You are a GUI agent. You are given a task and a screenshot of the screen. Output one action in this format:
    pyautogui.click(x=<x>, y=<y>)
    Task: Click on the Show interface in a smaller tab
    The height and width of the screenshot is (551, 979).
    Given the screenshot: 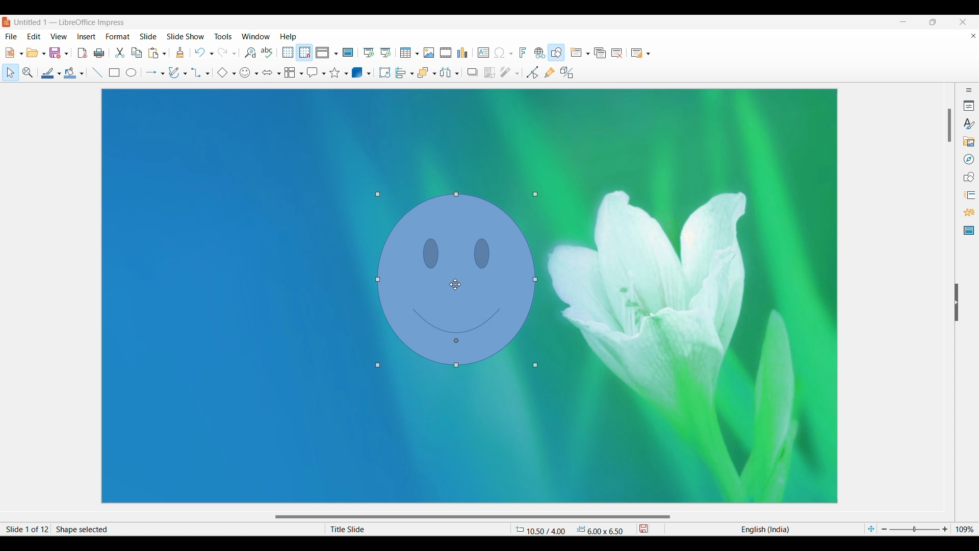 What is the action you would take?
    pyautogui.click(x=933, y=22)
    